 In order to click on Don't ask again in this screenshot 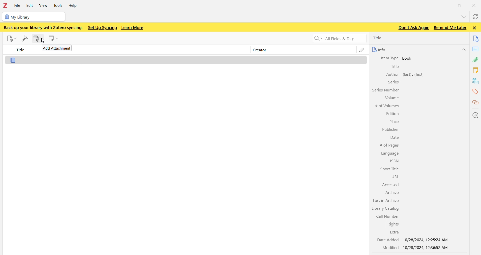, I will do `click(413, 27)`.